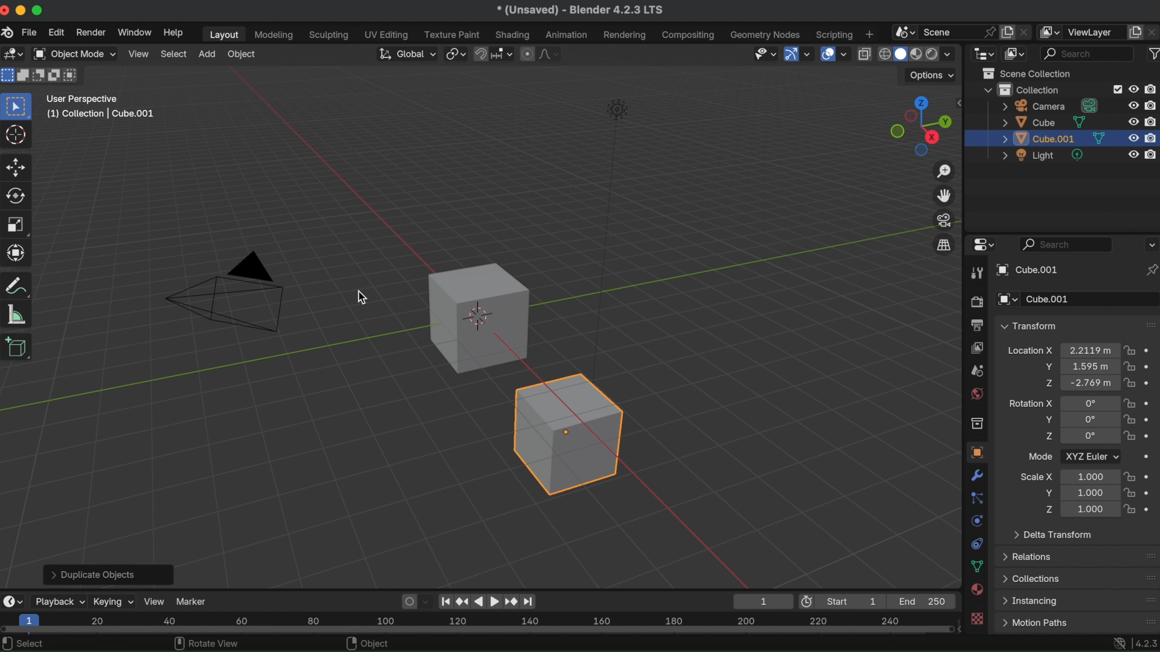 The image size is (1160, 652). Describe the element at coordinates (1026, 30) in the screenshot. I see `delete scene` at that location.